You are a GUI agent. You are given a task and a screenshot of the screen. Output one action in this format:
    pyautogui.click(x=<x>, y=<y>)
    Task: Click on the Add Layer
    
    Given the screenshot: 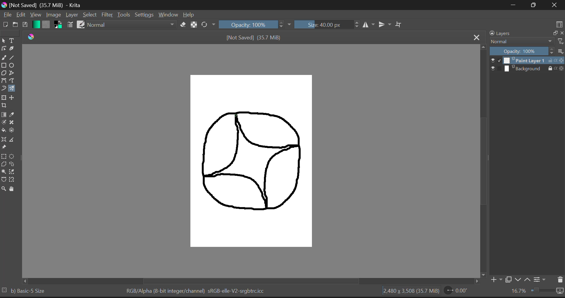 What is the action you would take?
    pyautogui.click(x=496, y=279)
    